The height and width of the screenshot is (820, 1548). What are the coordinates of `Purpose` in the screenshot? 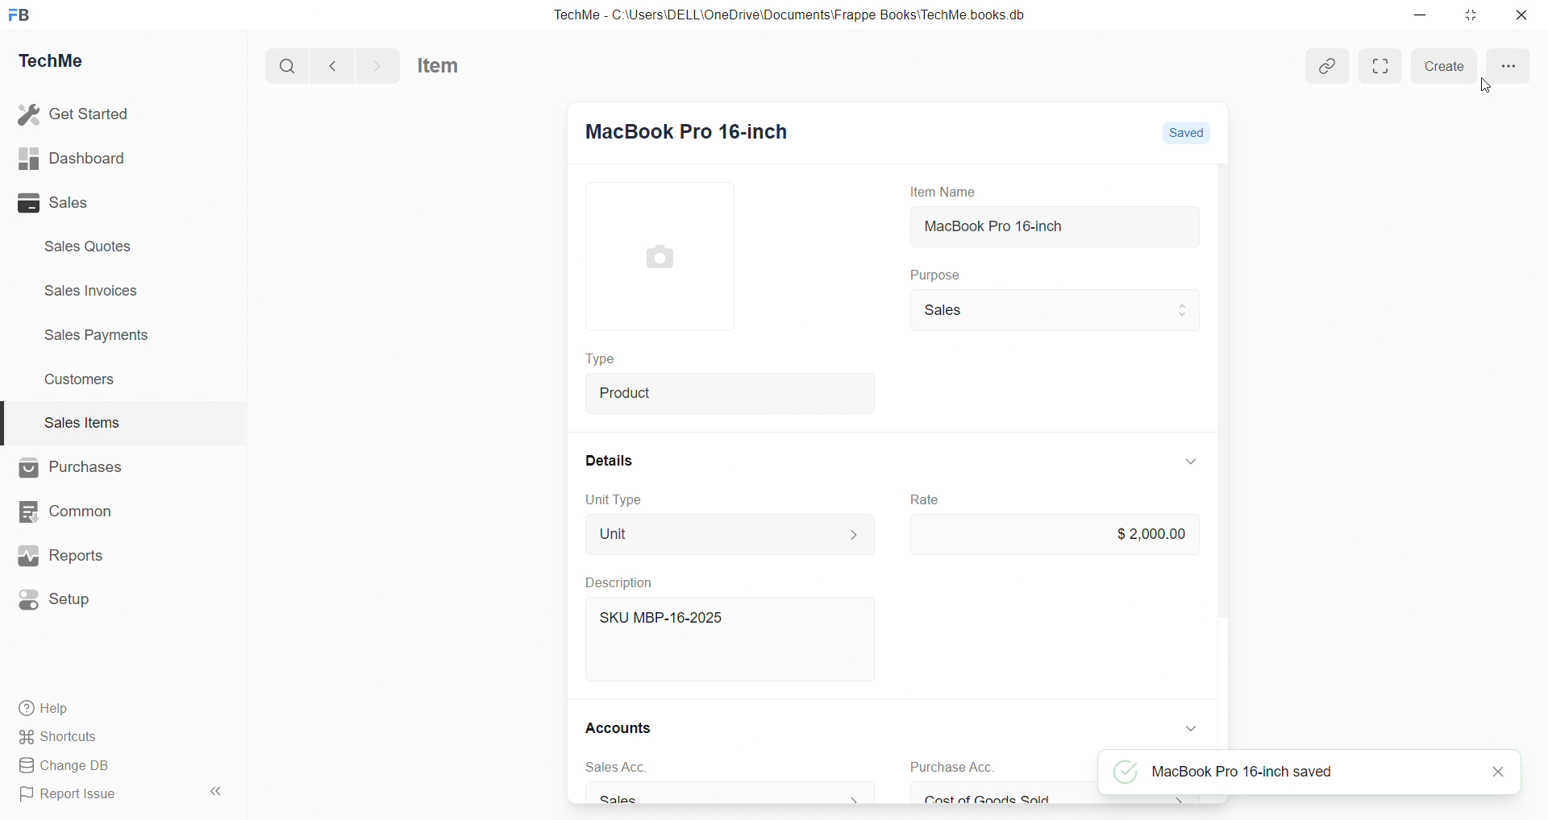 It's located at (933, 274).